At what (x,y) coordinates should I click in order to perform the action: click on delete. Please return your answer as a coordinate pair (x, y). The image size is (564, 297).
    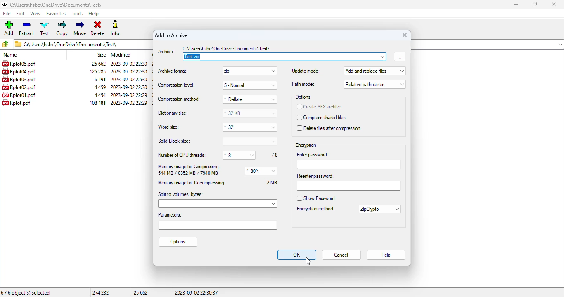
    Looking at the image, I should click on (98, 28).